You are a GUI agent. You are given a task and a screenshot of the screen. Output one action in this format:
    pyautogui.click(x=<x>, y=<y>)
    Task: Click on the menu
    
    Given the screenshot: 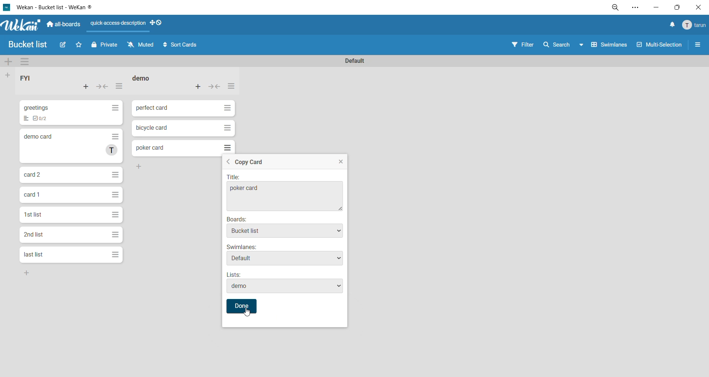 What is the action you would take?
    pyautogui.click(x=693, y=26)
    